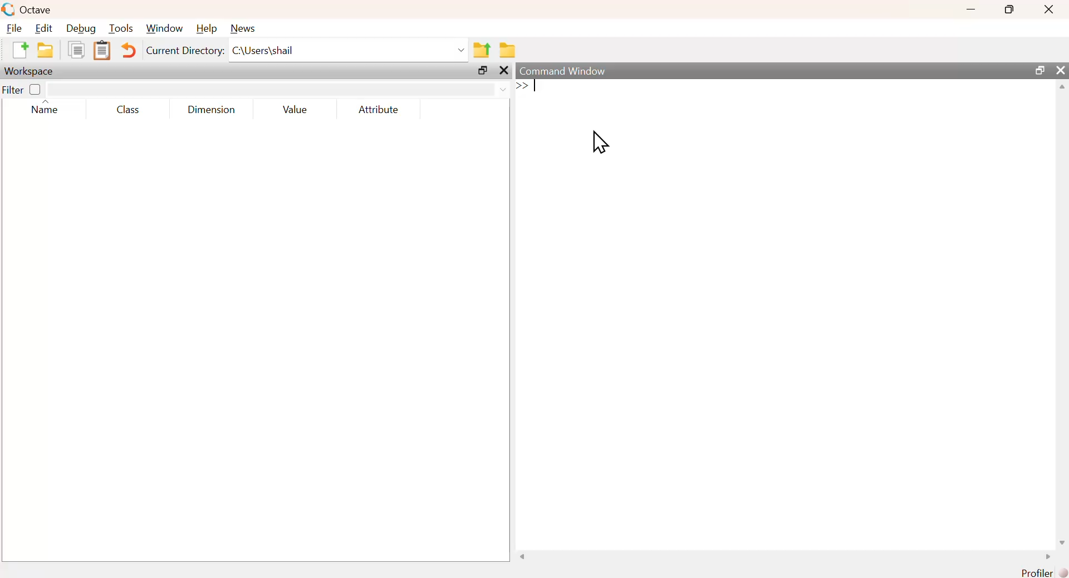 Image resolution: width=1069 pixels, height=578 pixels. Describe the element at coordinates (295, 110) in the screenshot. I see `value` at that location.